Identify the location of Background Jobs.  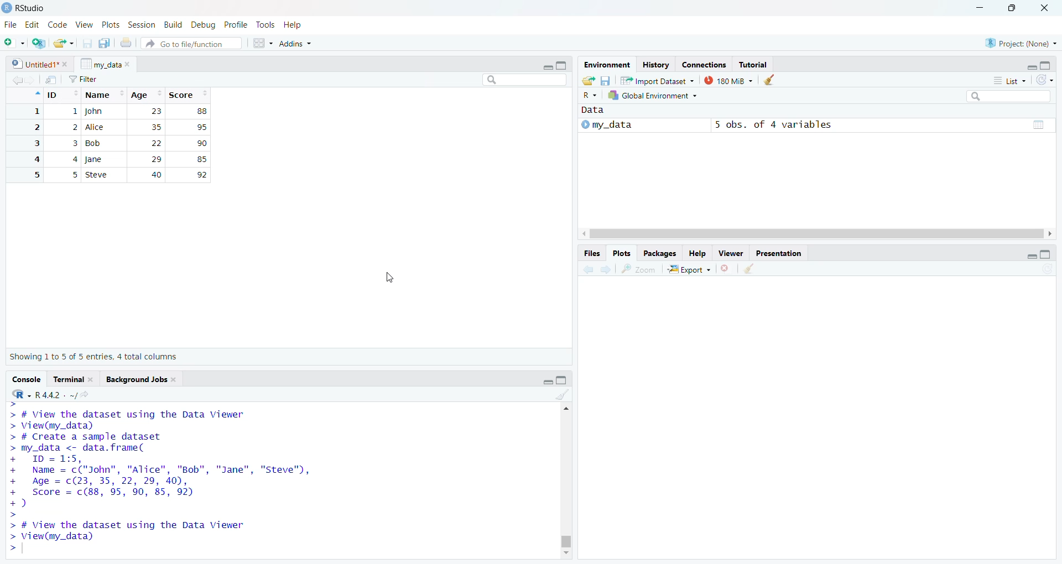
(143, 380).